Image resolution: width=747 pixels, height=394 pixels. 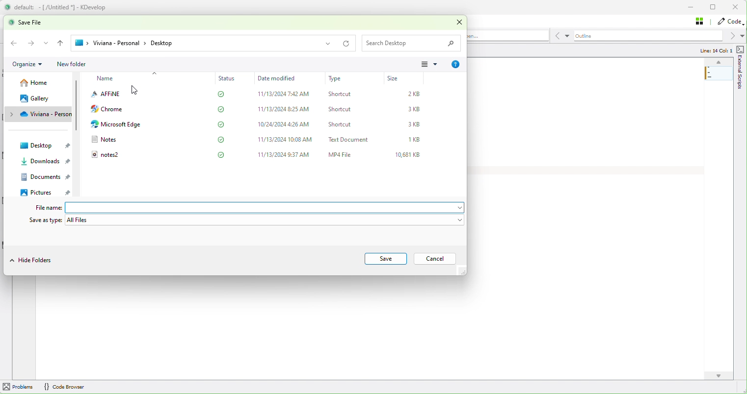 I want to click on notes2, so click(x=104, y=154).